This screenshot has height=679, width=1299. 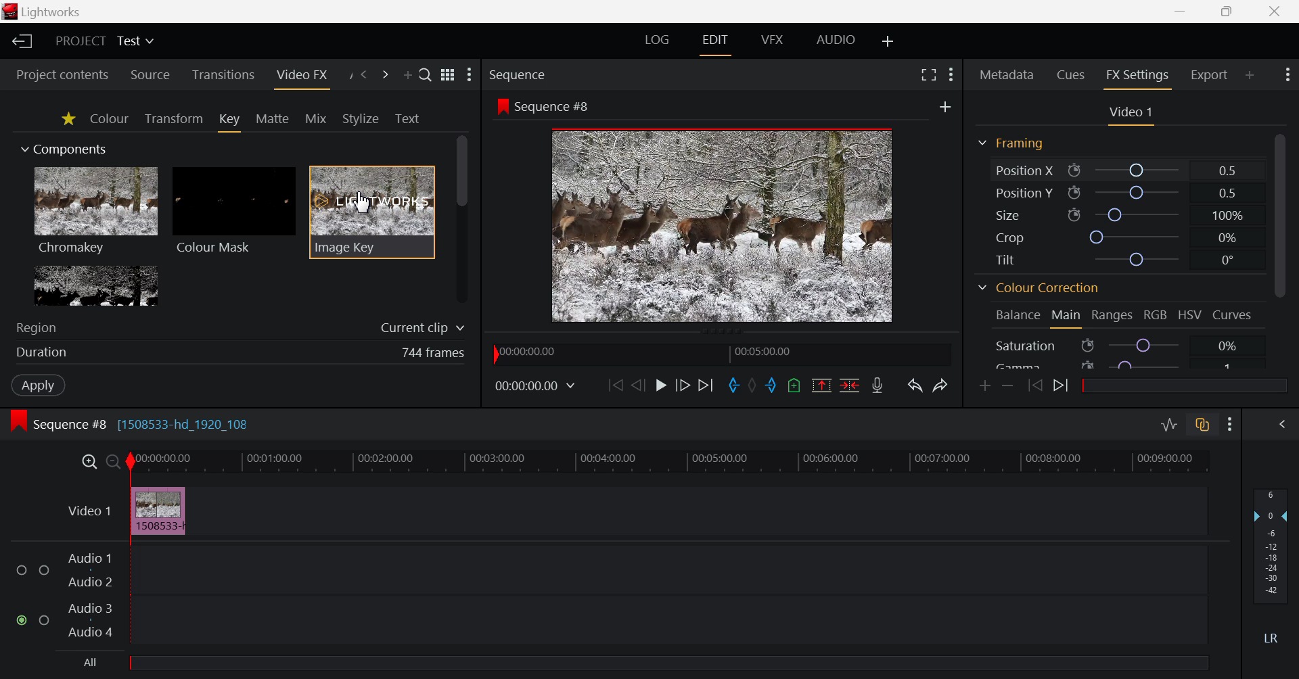 What do you see at coordinates (306, 78) in the screenshot?
I see `Video FX` at bounding box center [306, 78].